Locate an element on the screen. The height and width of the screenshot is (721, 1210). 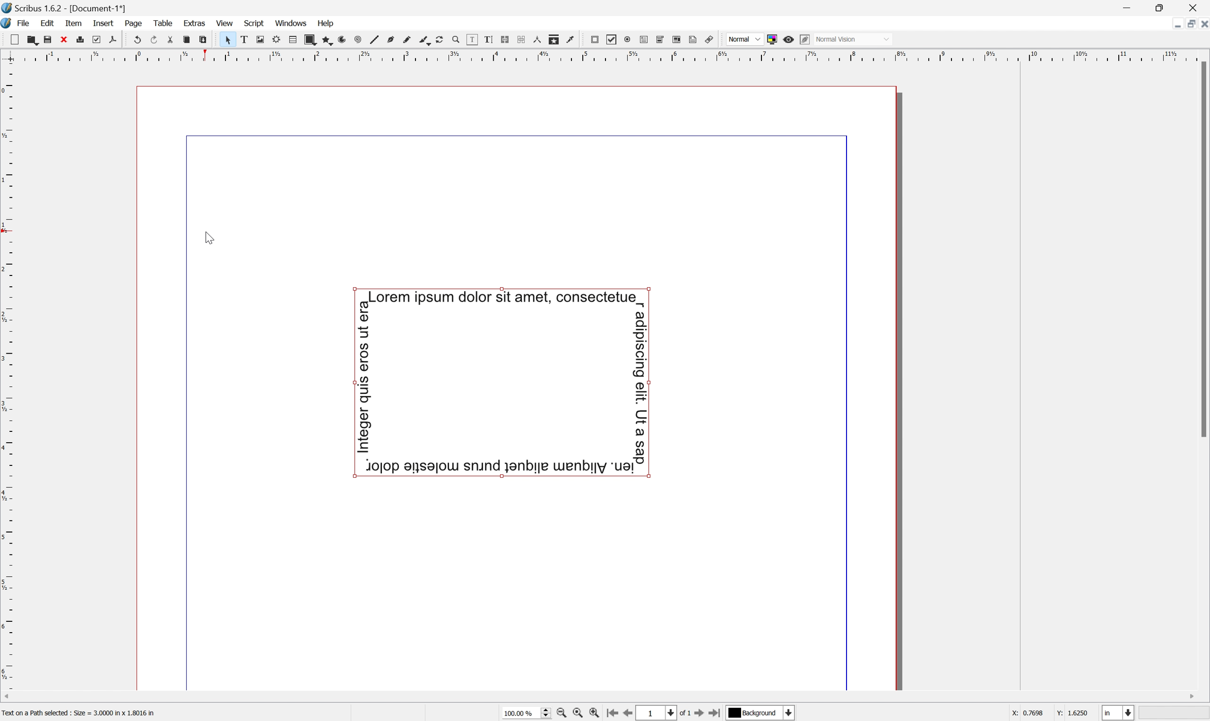
PDF radio button is located at coordinates (627, 39).